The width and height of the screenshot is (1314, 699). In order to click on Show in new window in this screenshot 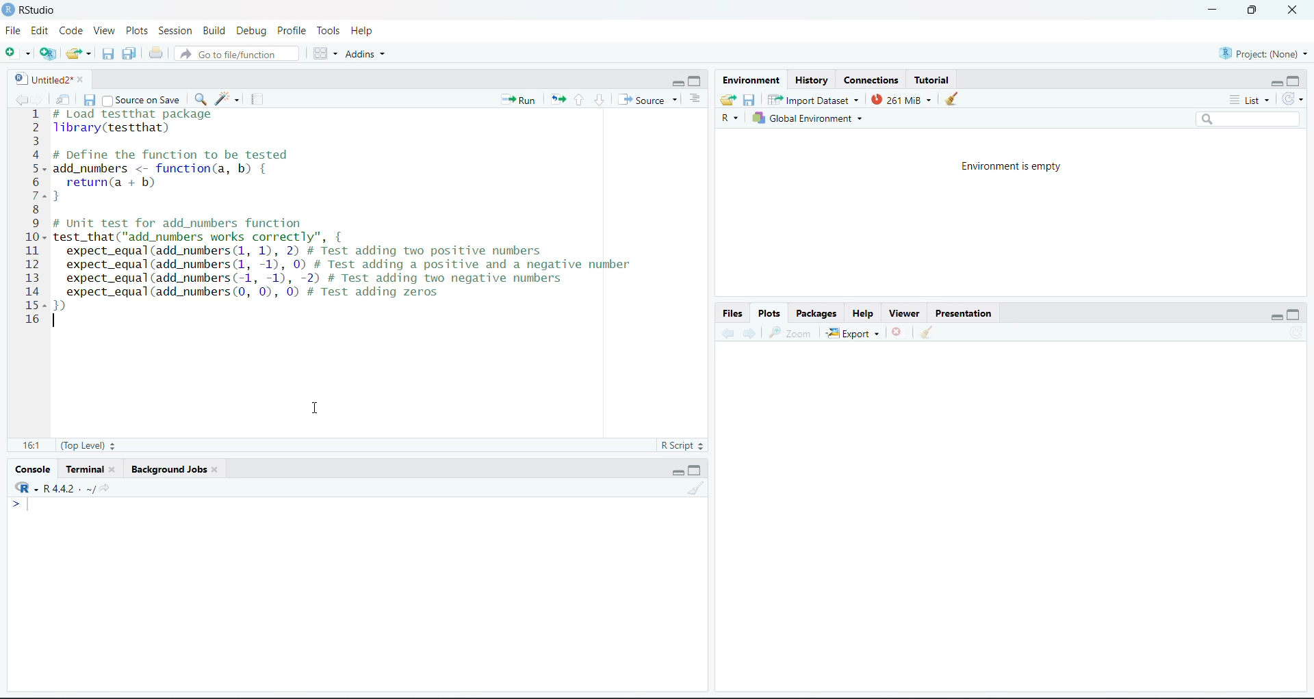, I will do `click(64, 100)`.